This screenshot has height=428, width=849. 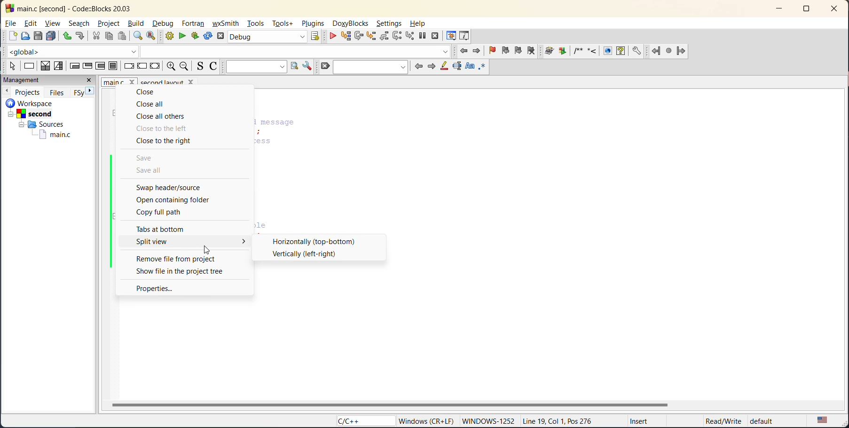 What do you see at coordinates (193, 23) in the screenshot?
I see `fortran` at bounding box center [193, 23].